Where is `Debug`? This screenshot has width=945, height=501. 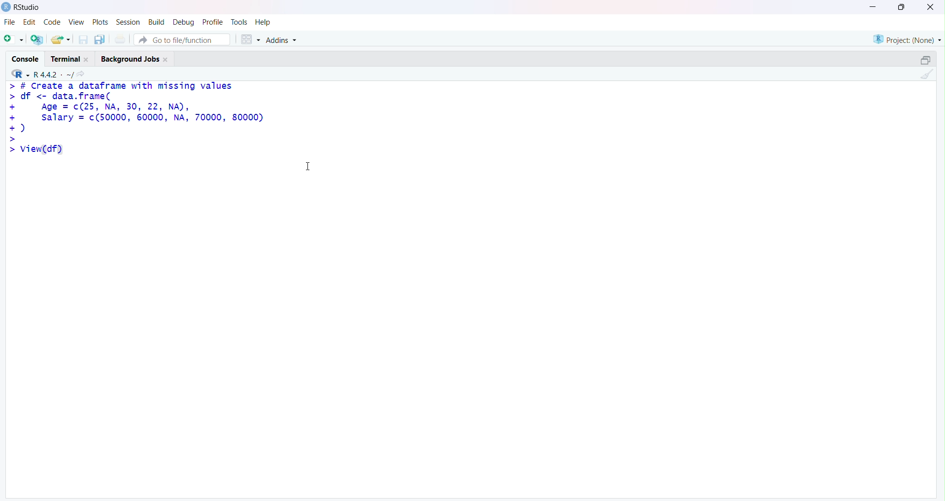 Debug is located at coordinates (185, 22).